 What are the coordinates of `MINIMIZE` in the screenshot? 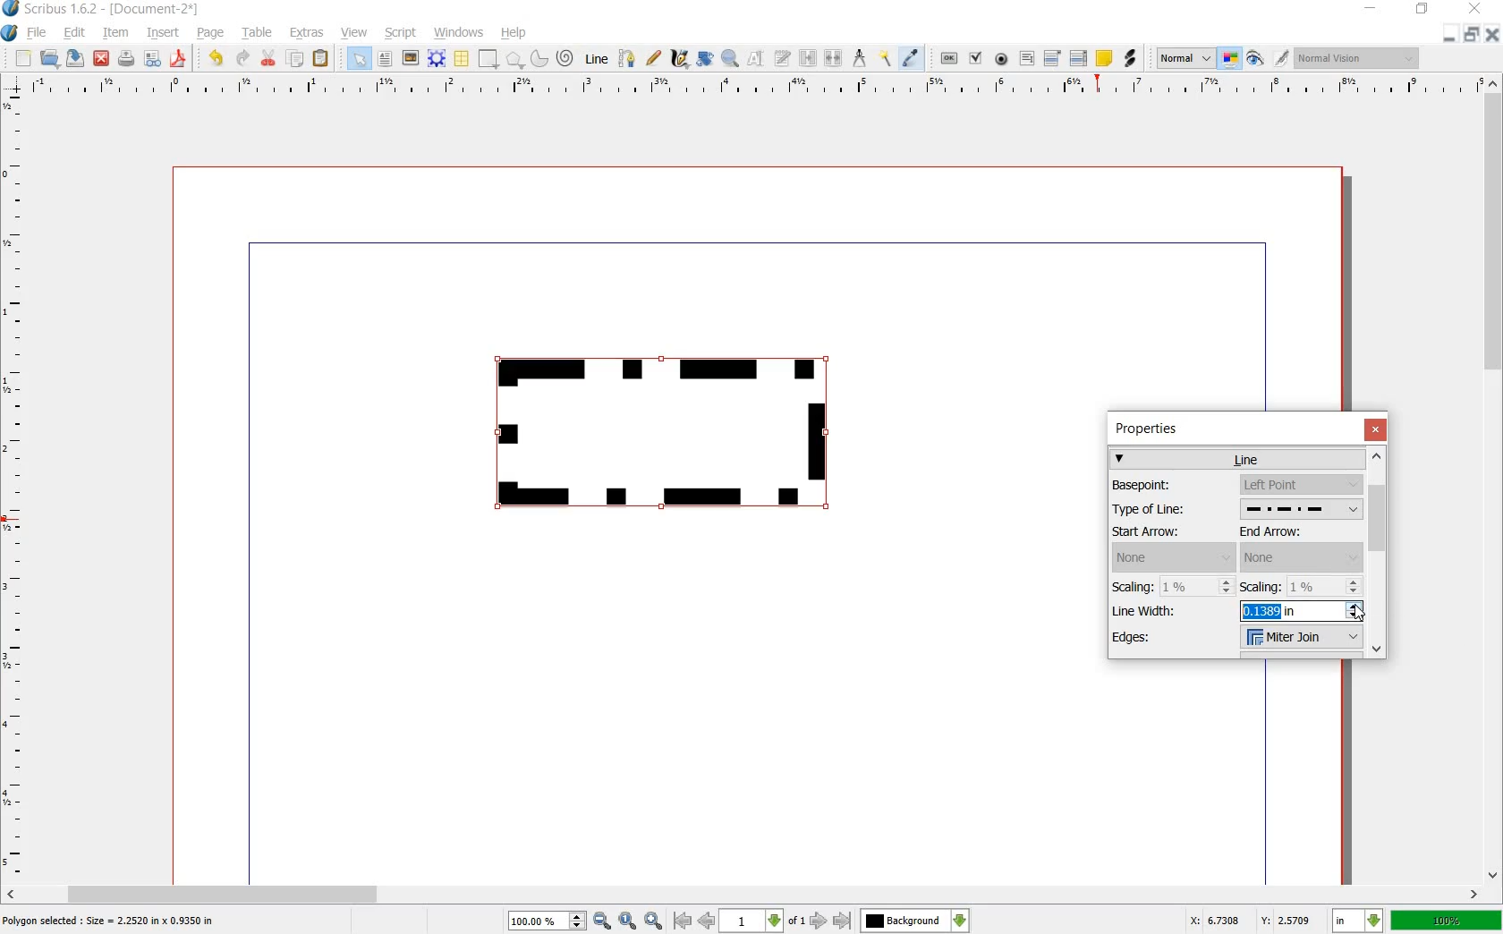 It's located at (1452, 34).